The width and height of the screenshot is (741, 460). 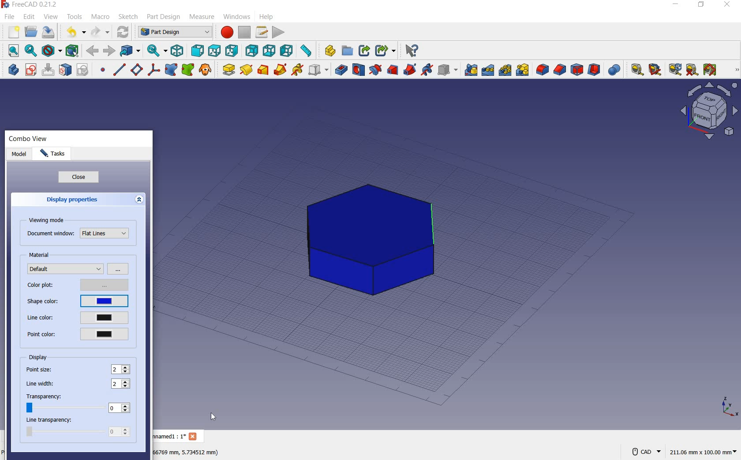 What do you see at coordinates (19, 154) in the screenshot?
I see `model` at bounding box center [19, 154].